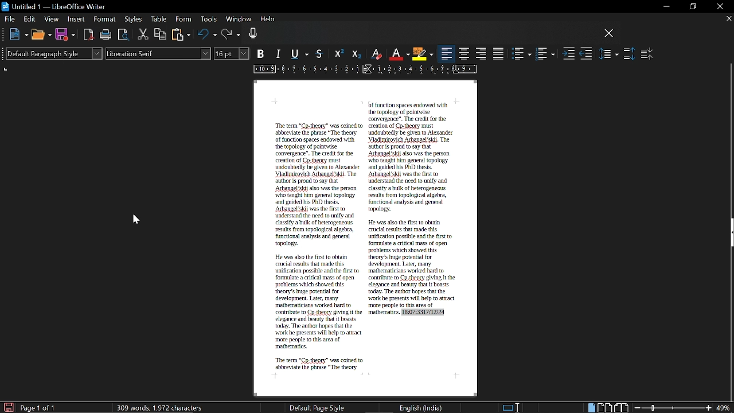  Describe the element at coordinates (338, 54) in the screenshot. I see `Superscript` at that location.